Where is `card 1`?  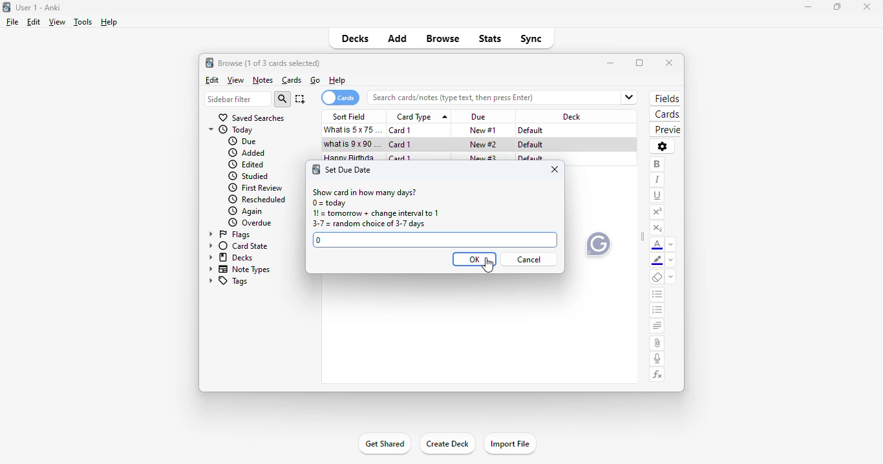
card 1 is located at coordinates (401, 145).